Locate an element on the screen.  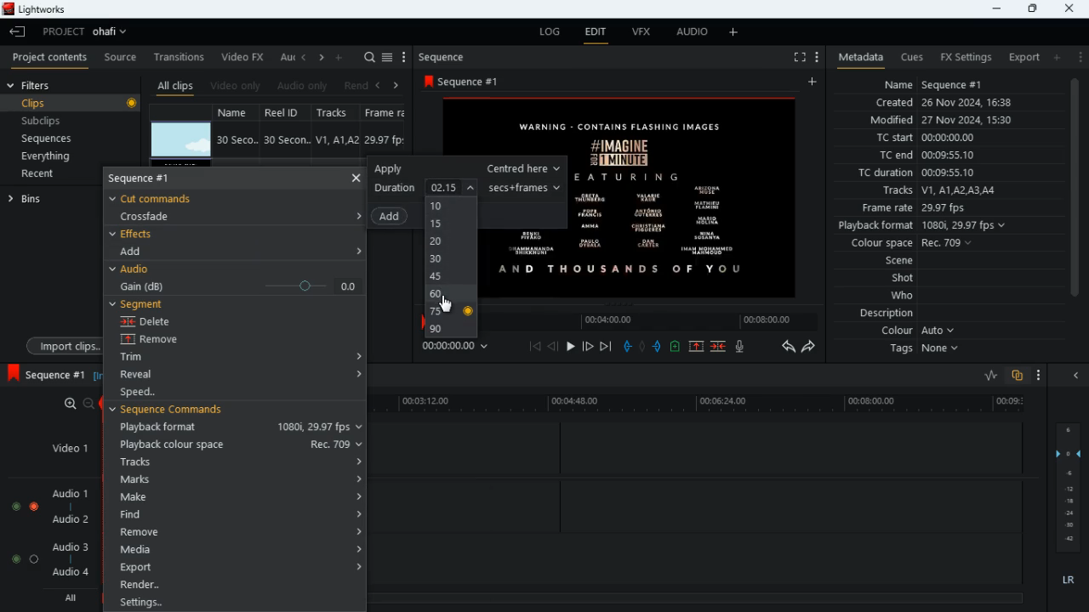
leave is located at coordinates (19, 31).